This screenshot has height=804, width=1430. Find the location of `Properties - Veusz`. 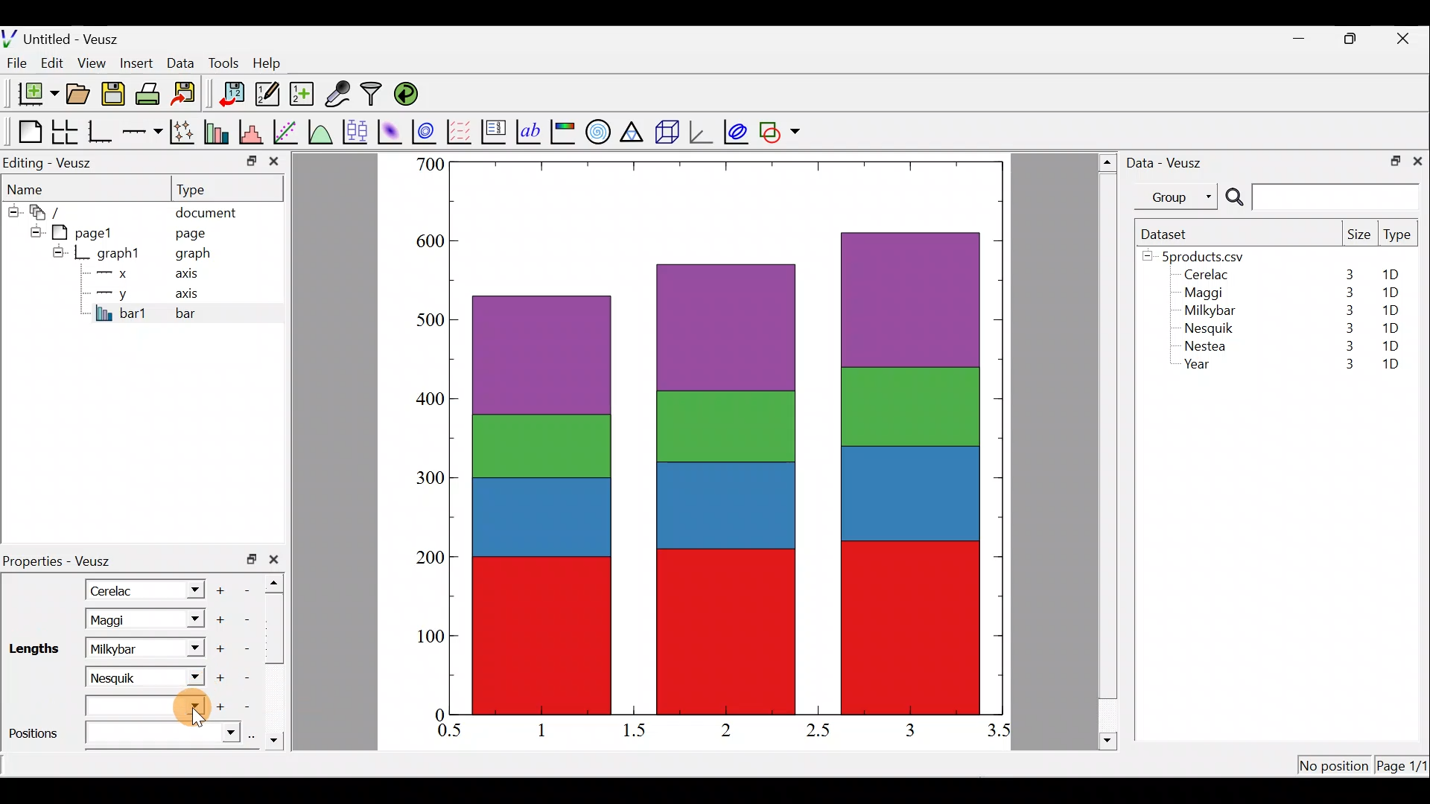

Properties - Veusz is located at coordinates (63, 561).